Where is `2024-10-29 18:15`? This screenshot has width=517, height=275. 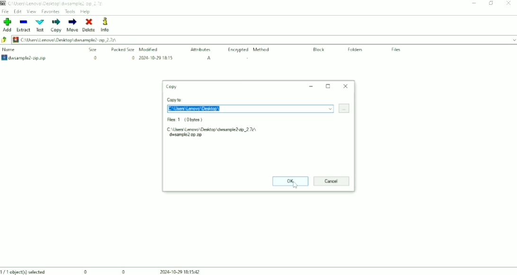 2024-10-29 18:15 is located at coordinates (156, 58).